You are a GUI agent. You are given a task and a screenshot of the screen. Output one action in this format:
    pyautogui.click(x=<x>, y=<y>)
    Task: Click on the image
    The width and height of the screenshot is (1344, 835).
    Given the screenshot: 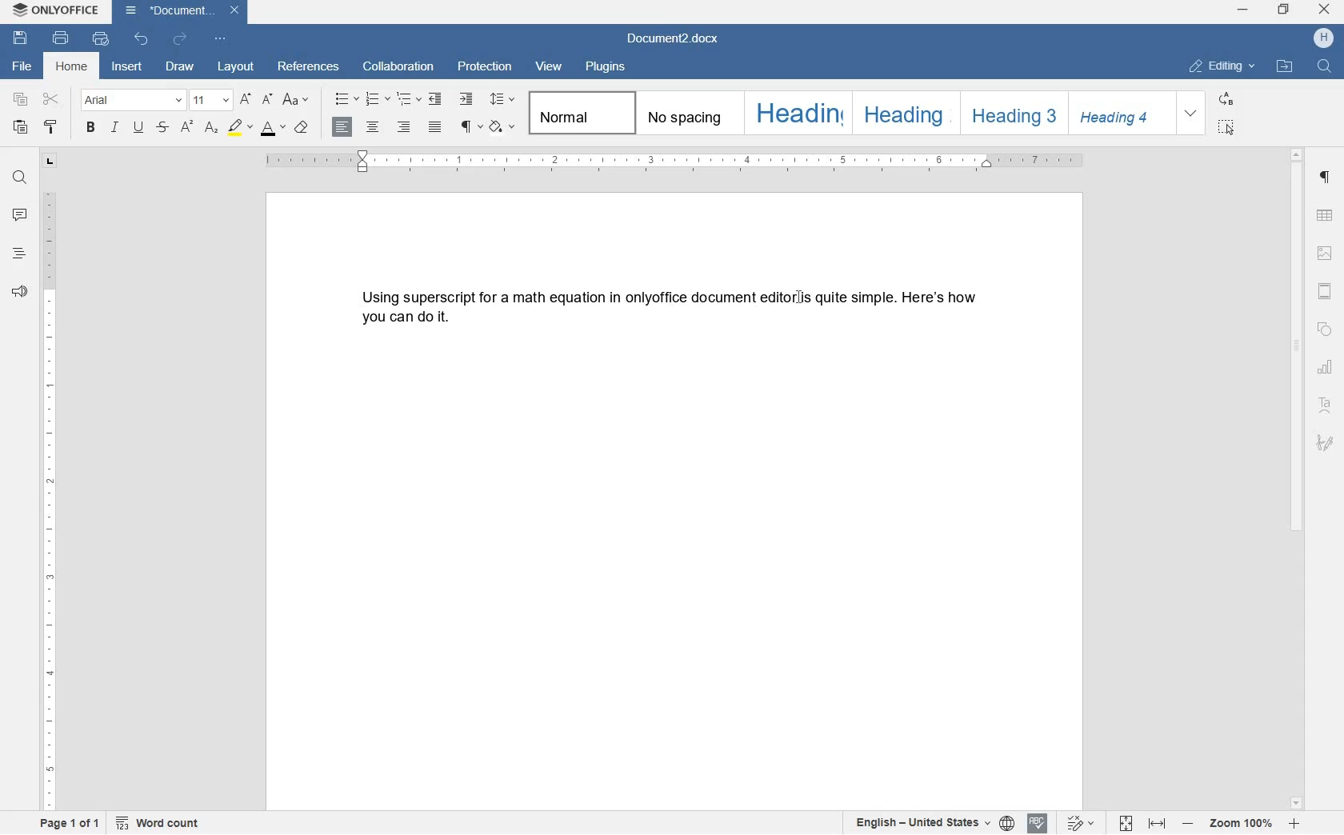 What is the action you would take?
    pyautogui.click(x=1325, y=253)
    